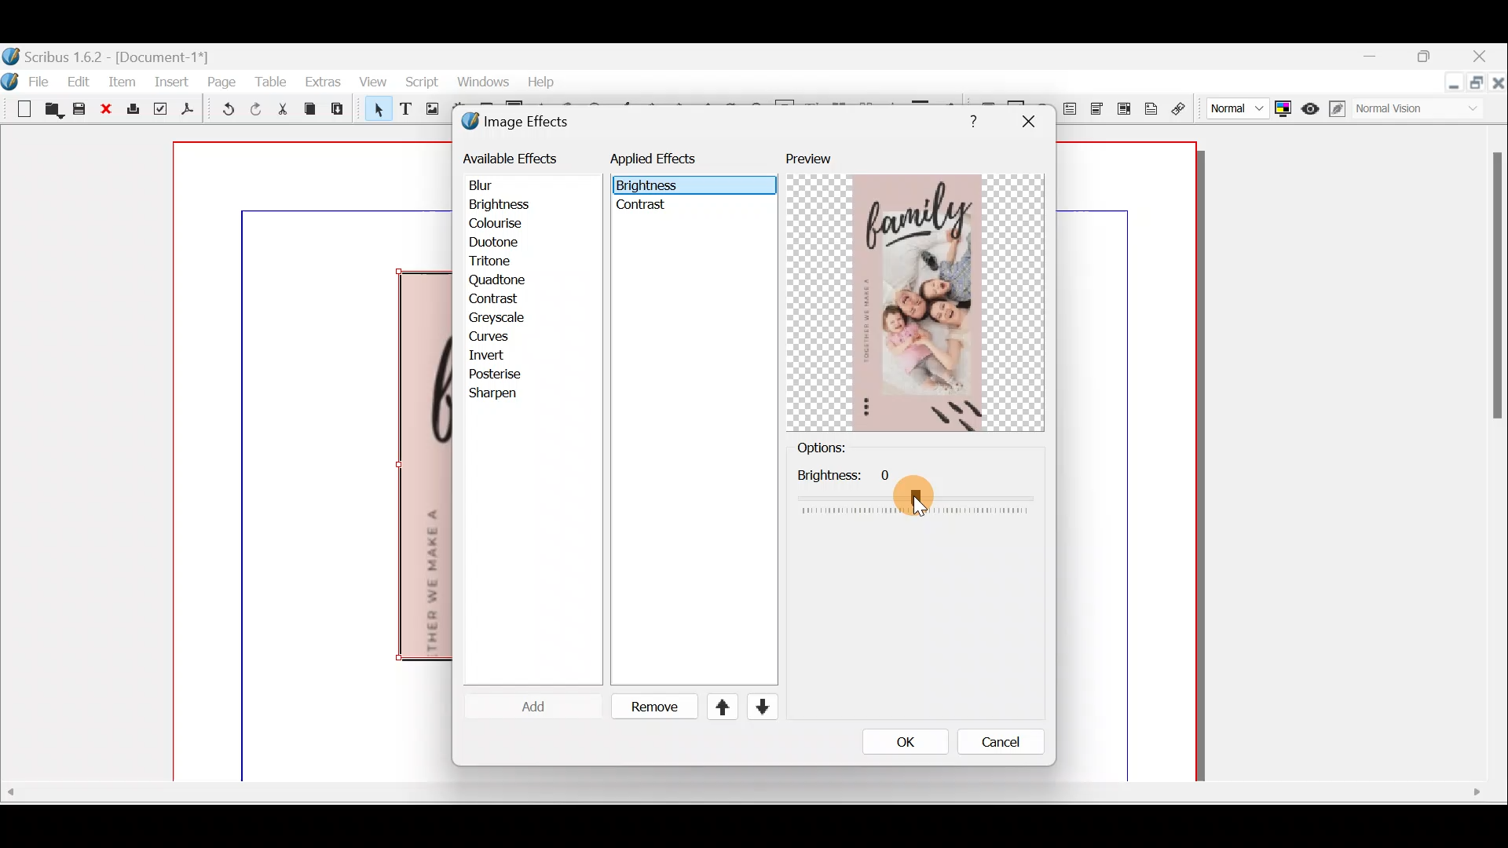  What do you see at coordinates (421, 84) in the screenshot?
I see `Script` at bounding box center [421, 84].